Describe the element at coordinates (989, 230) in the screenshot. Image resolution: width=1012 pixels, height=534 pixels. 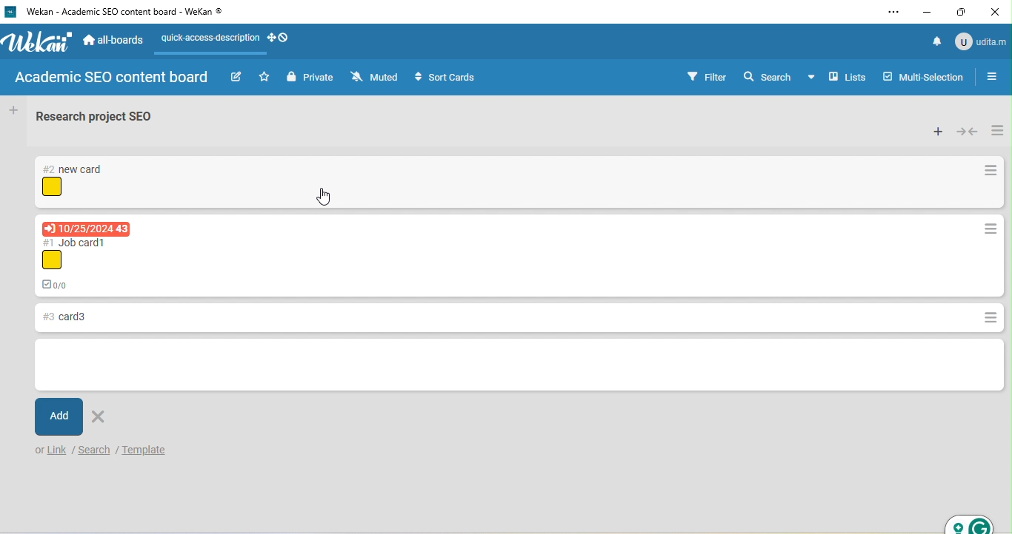
I see `card actions` at that location.